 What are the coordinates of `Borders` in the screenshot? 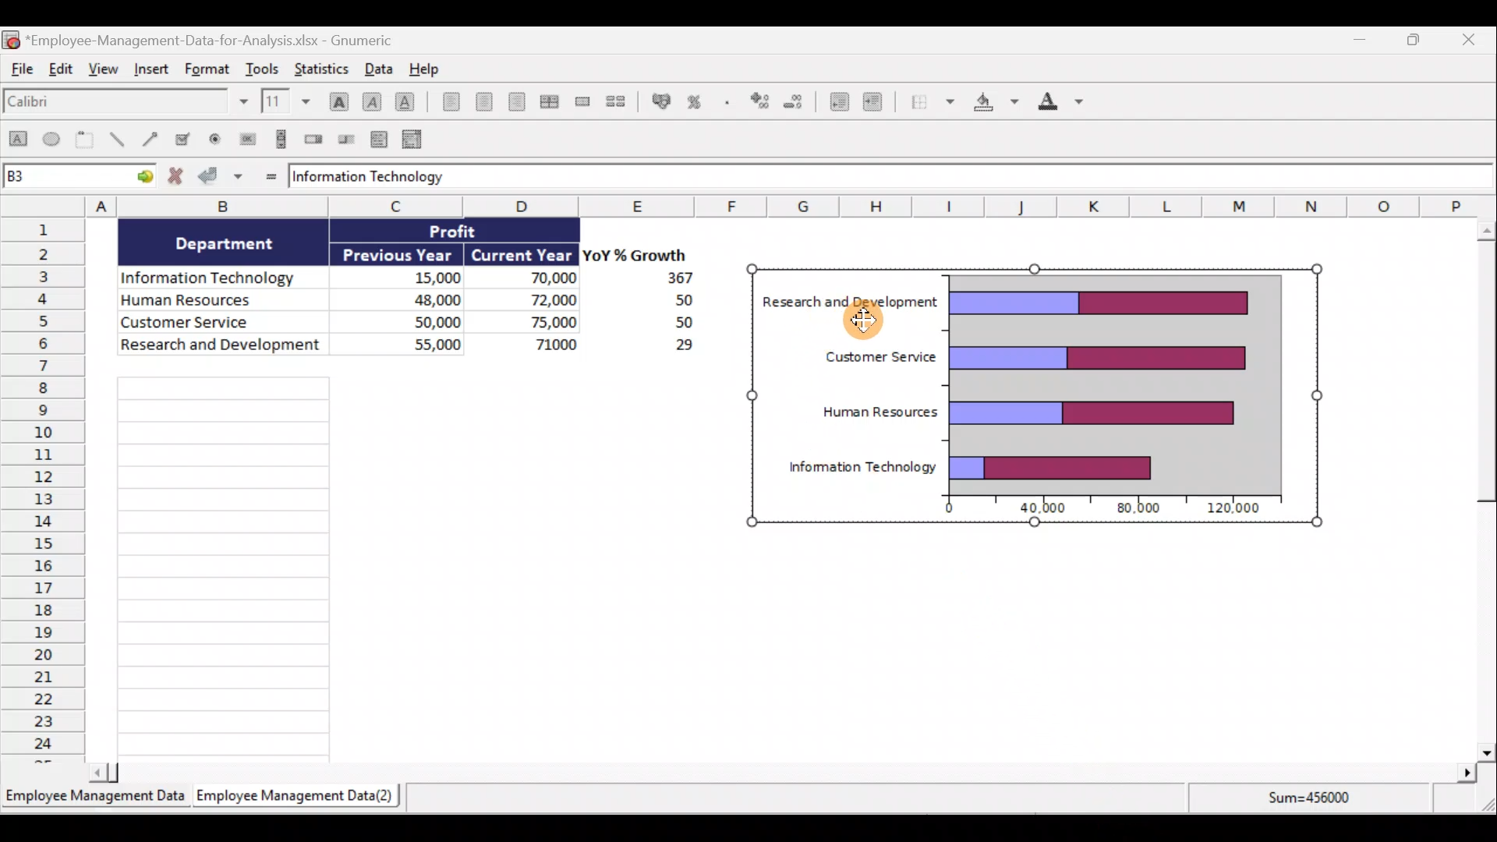 It's located at (932, 101).